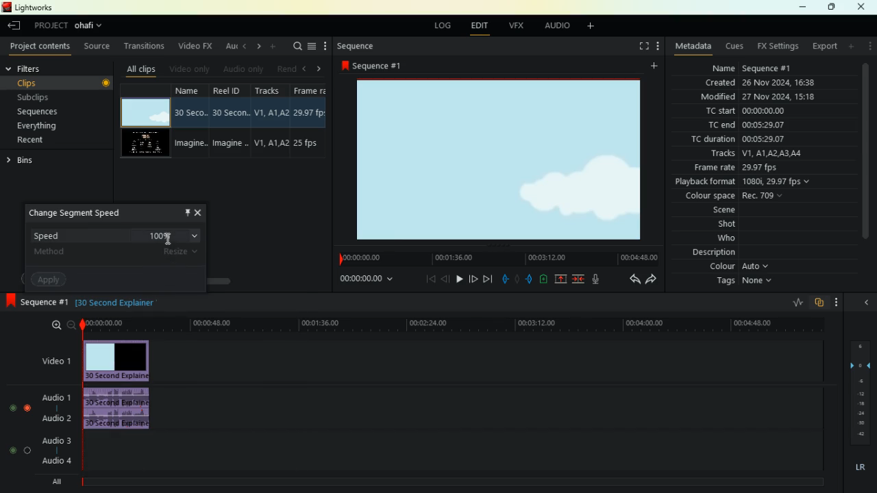  What do you see at coordinates (519, 25) in the screenshot?
I see `vfx` at bounding box center [519, 25].